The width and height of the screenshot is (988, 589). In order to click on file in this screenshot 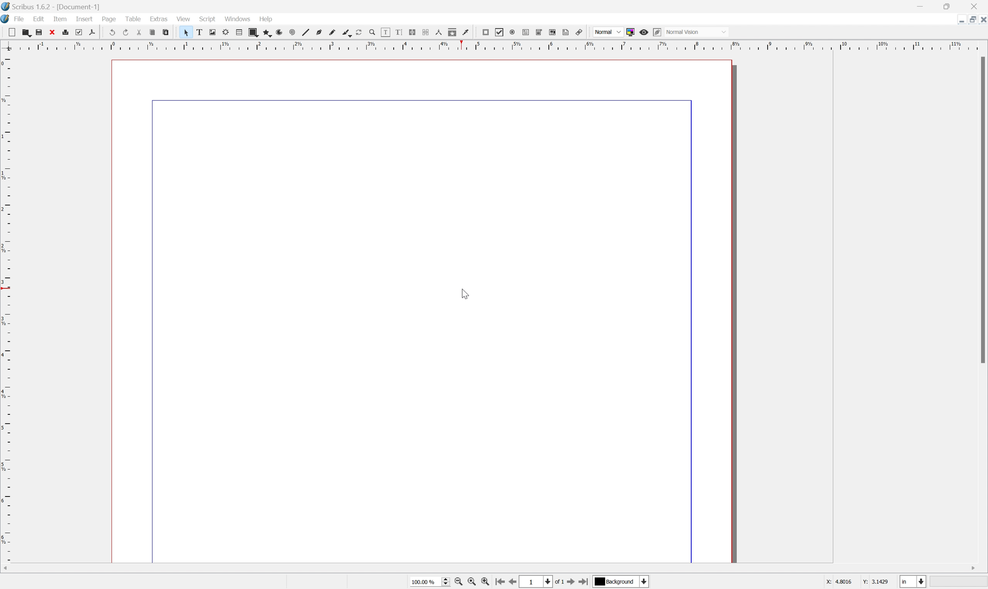, I will do `click(19, 19)`.